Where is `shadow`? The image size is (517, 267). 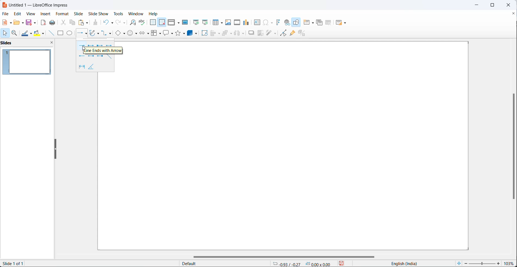
shadow is located at coordinates (251, 34).